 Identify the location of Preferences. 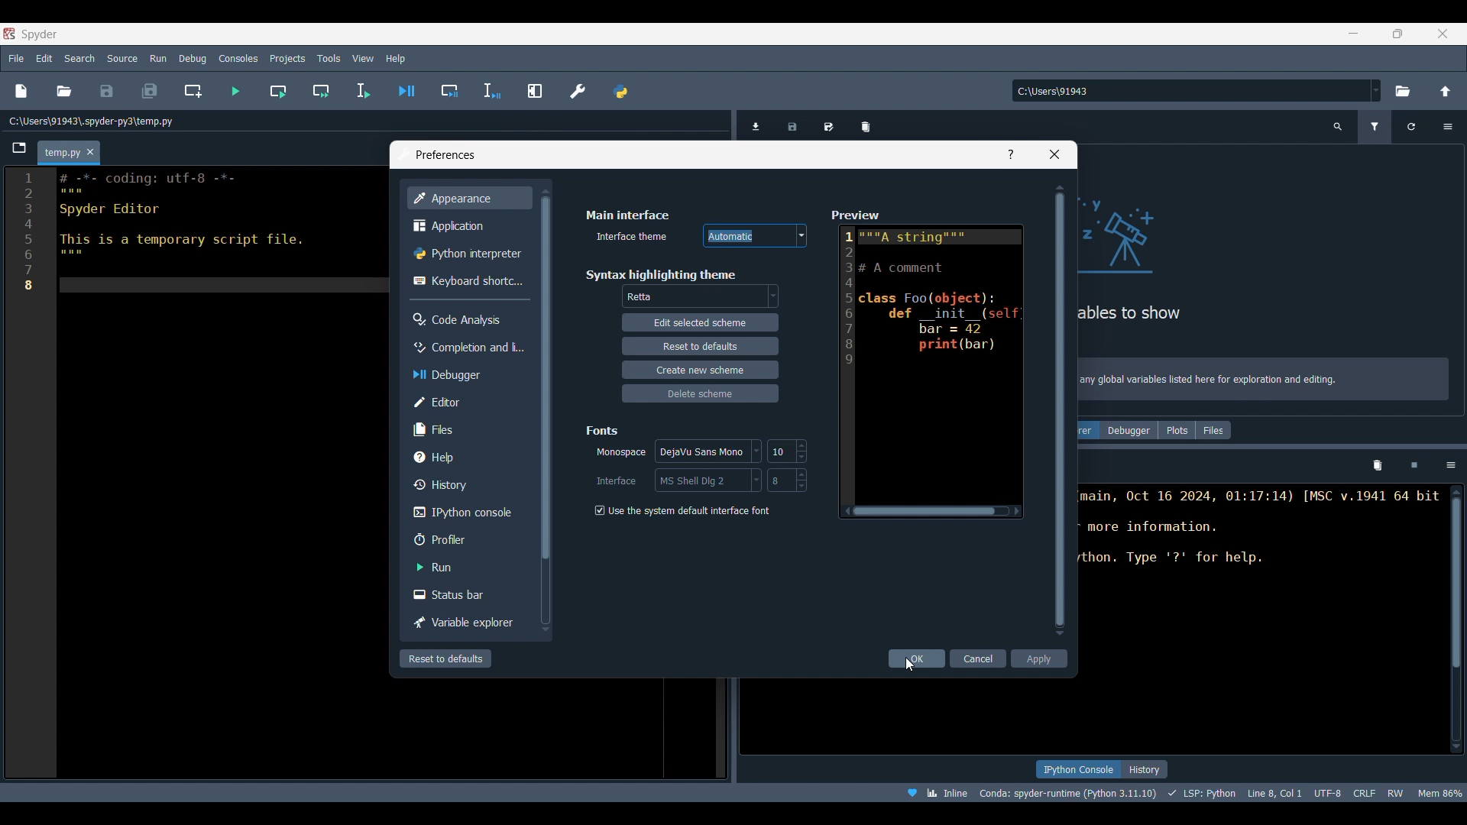
(578, 91).